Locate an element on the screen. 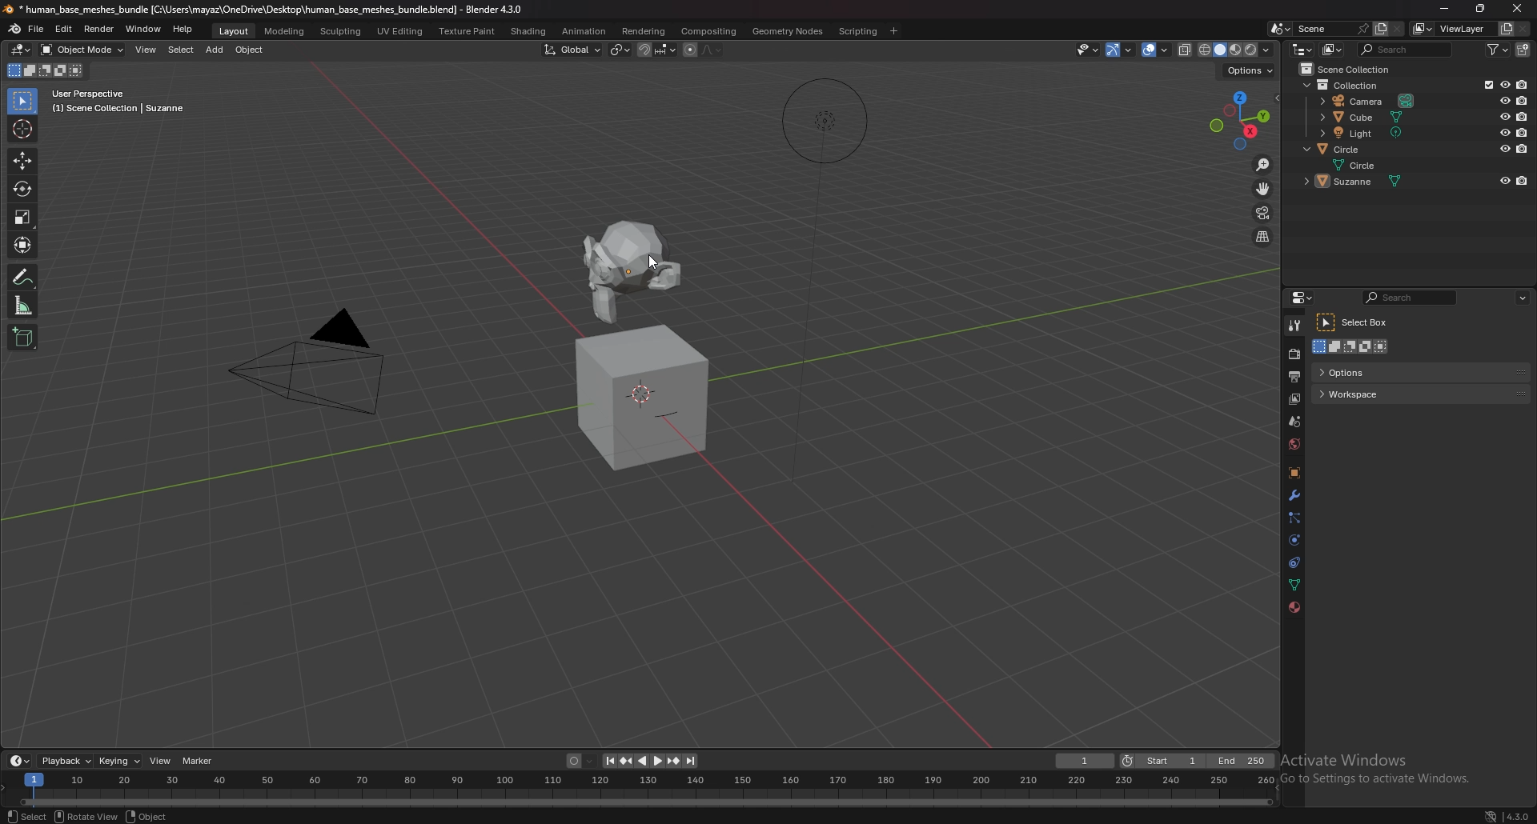  physics is located at coordinates (1296, 540).